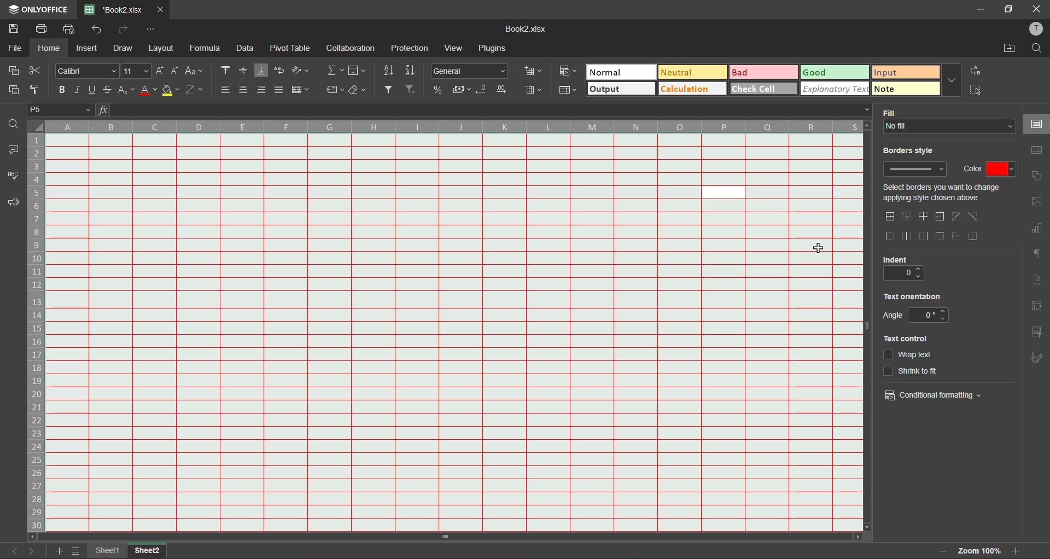  Describe the element at coordinates (905, 260) in the screenshot. I see `indent` at that location.